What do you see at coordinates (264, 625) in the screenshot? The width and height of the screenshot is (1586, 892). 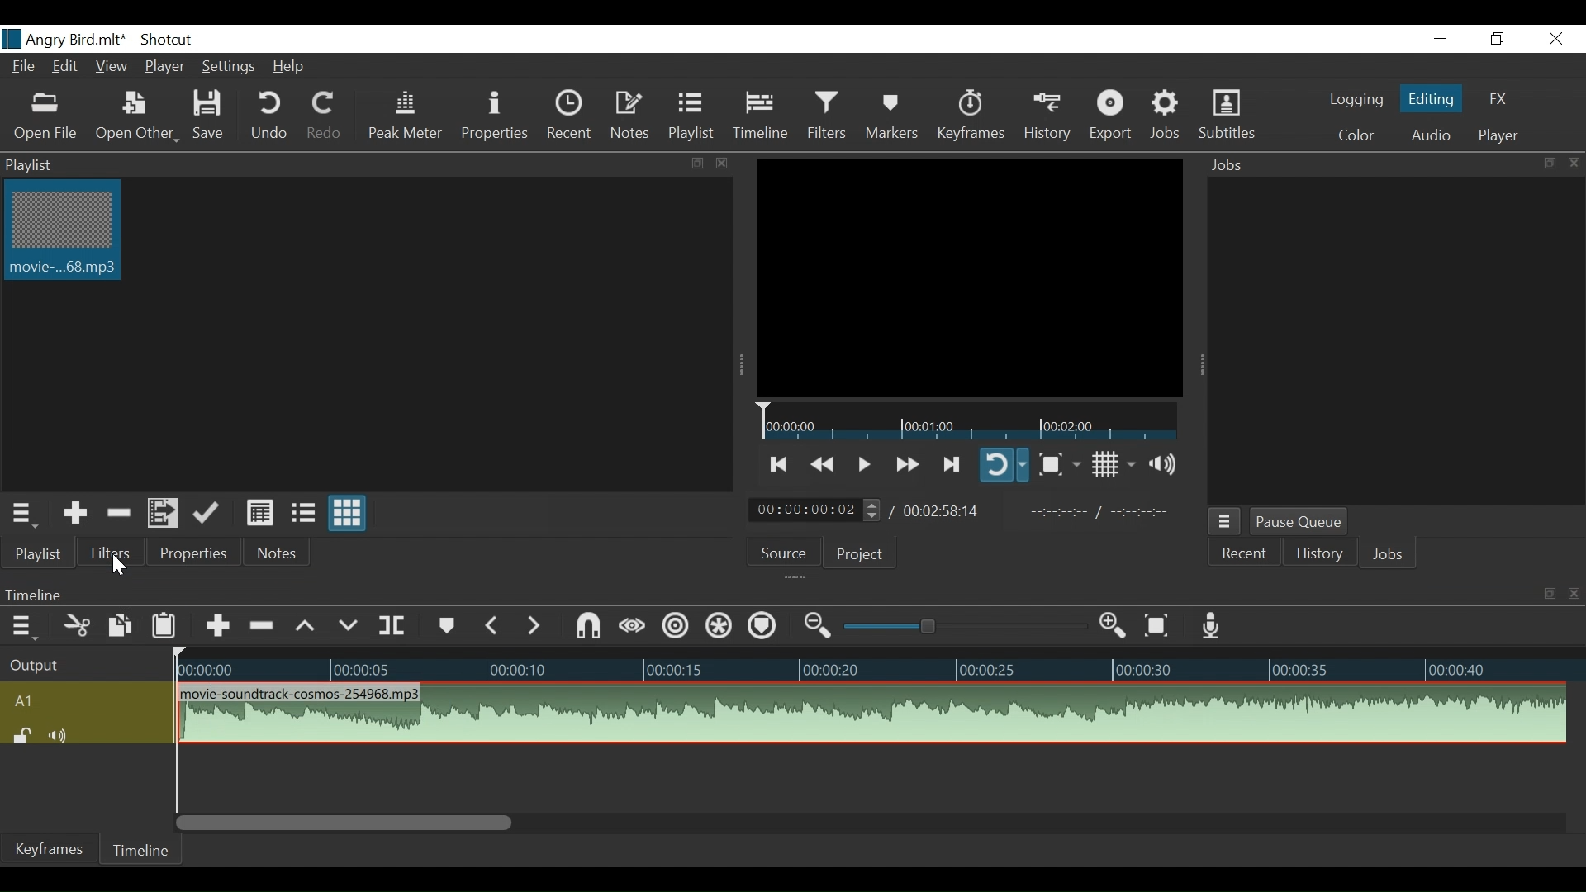 I see `Ripple Delete` at bounding box center [264, 625].